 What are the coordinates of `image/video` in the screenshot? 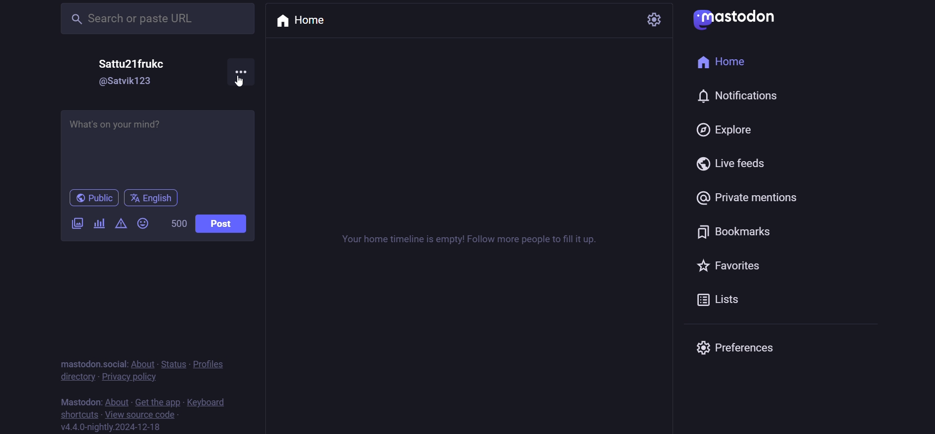 It's located at (75, 223).